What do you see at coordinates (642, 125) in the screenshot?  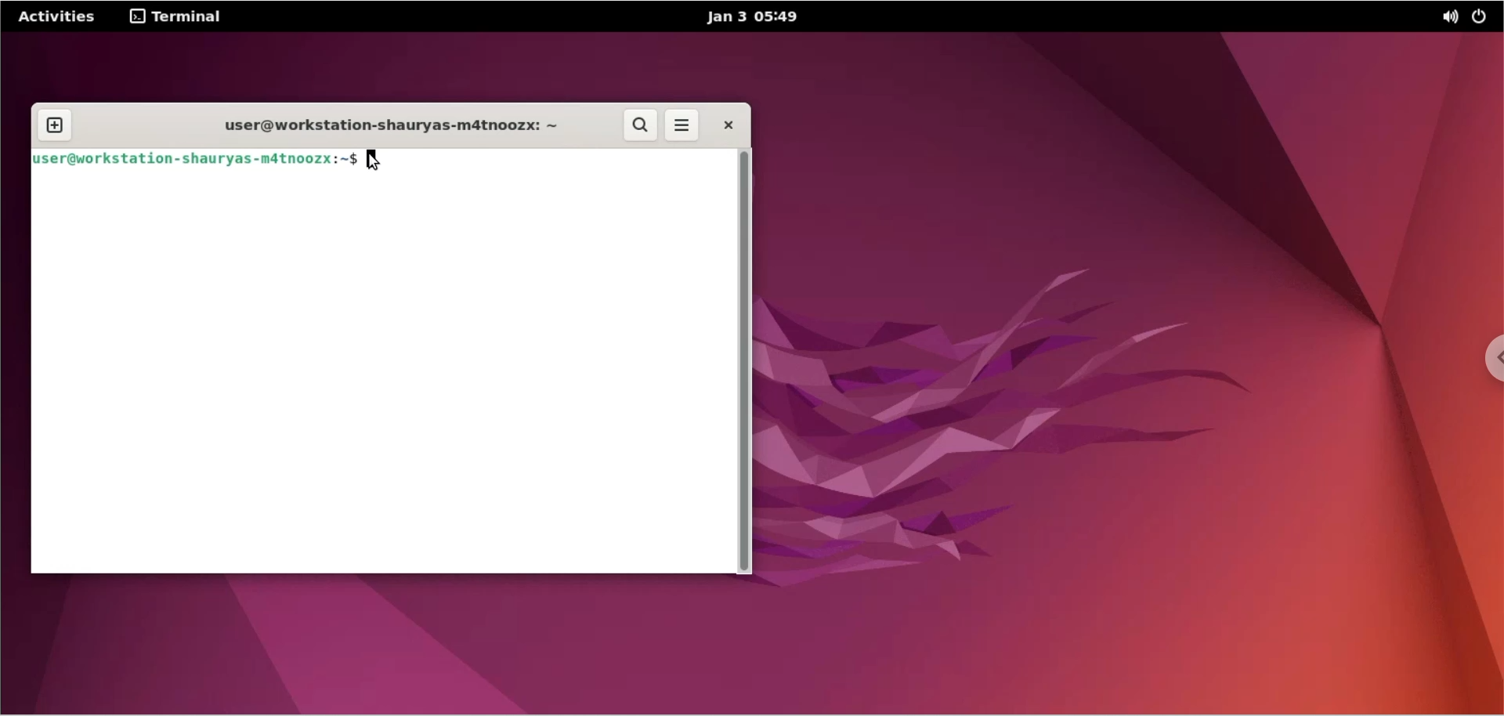 I see `search` at bounding box center [642, 125].